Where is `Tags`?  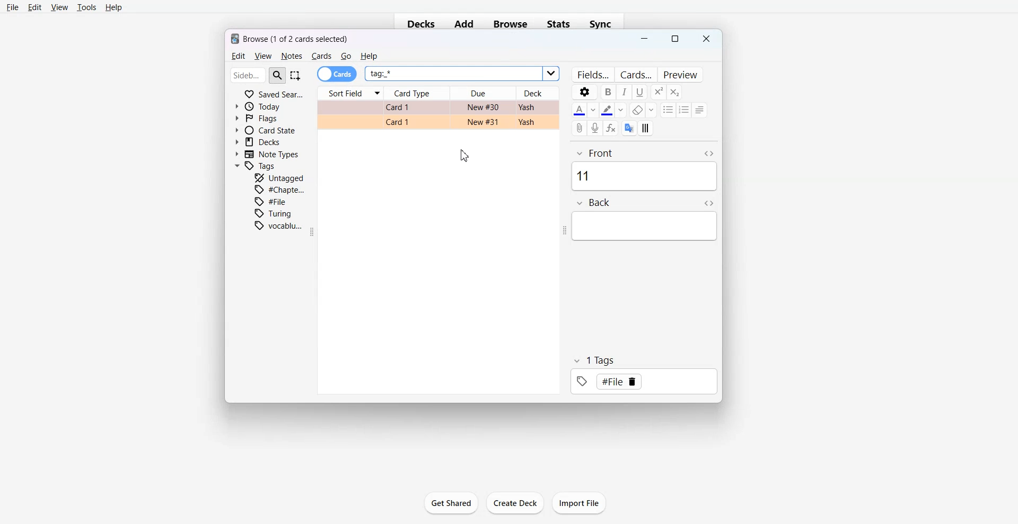
Tags is located at coordinates (256, 166).